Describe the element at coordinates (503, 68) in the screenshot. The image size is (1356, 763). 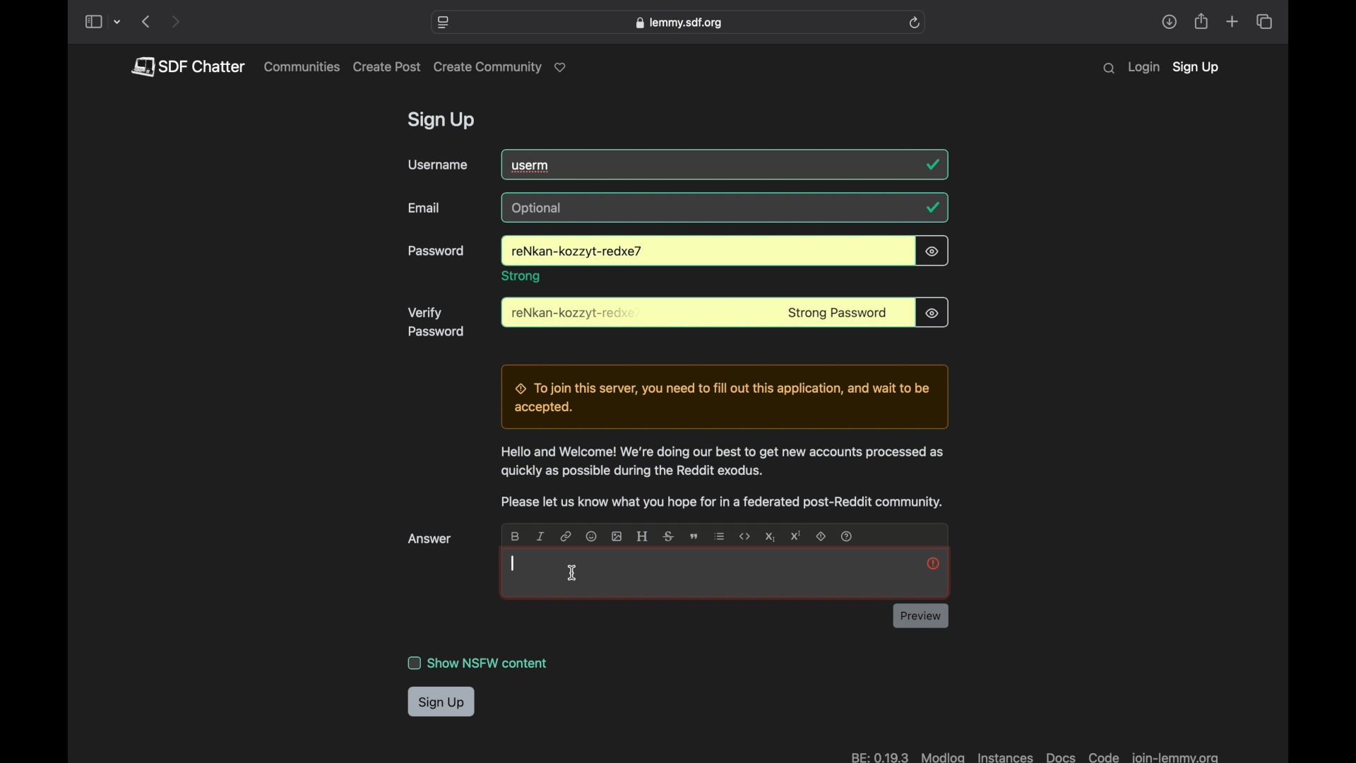
I see `create community` at that location.